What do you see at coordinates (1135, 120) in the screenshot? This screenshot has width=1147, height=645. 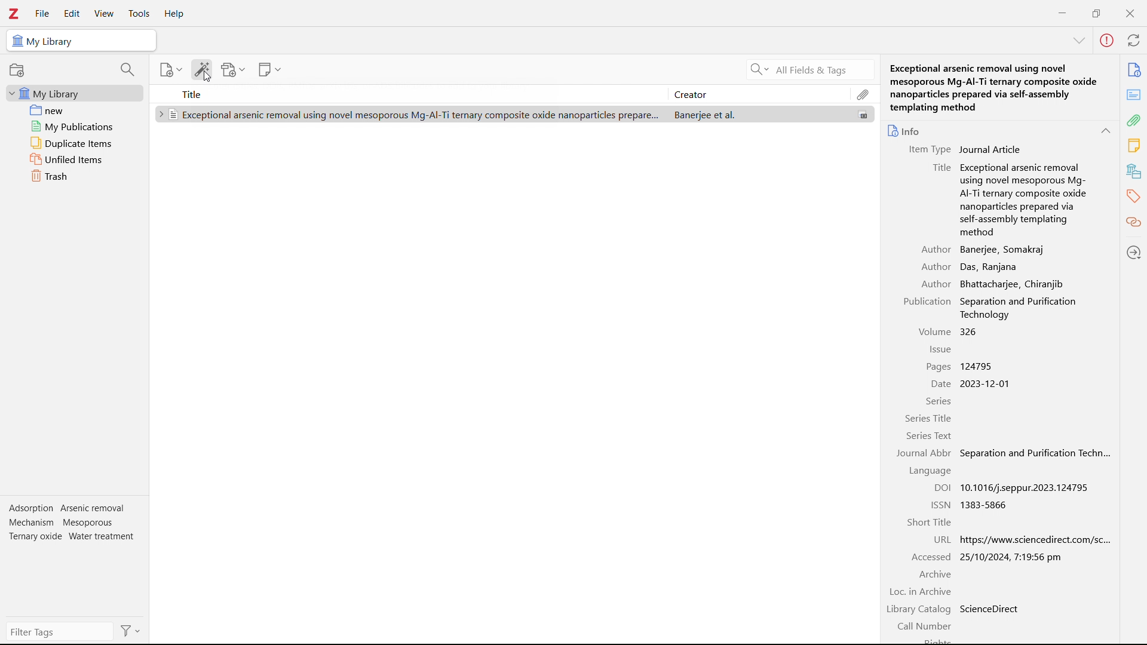 I see `attachments` at bounding box center [1135, 120].